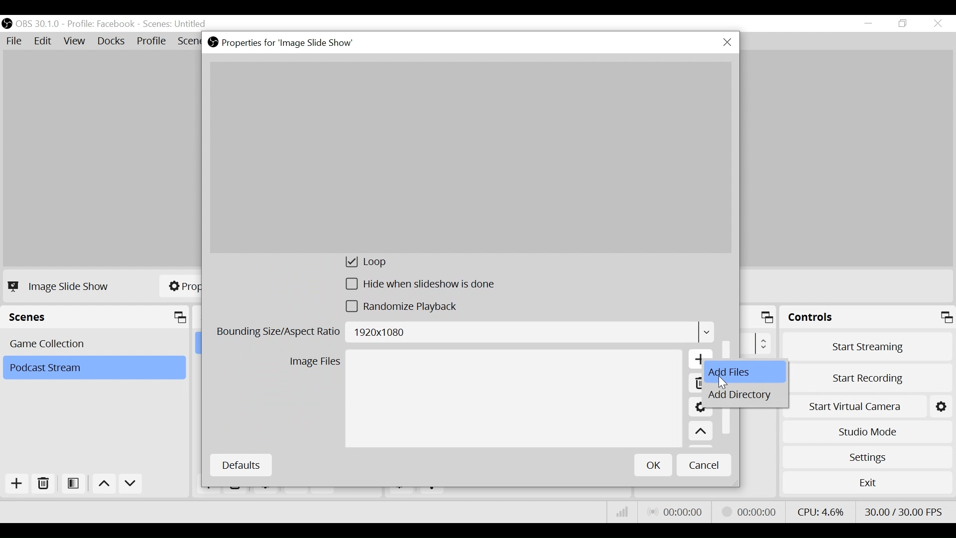  What do you see at coordinates (61, 286) in the screenshot?
I see `Image Slide Show` at bounding box center [61, 286].